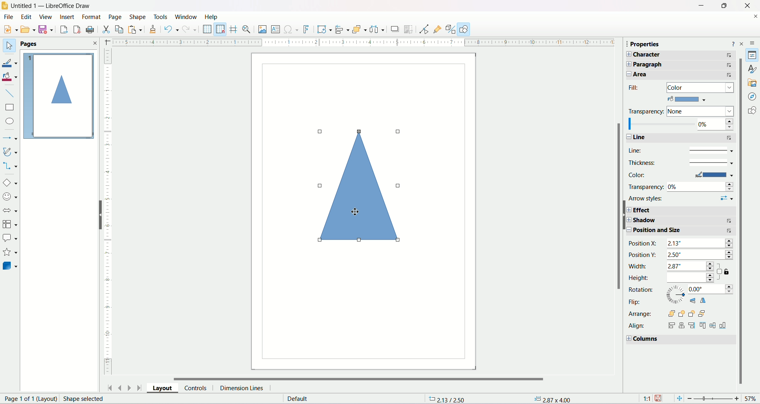  Describe the element at coordinates (10, 77) in the screenshot. I see `Fill Color` at that location.